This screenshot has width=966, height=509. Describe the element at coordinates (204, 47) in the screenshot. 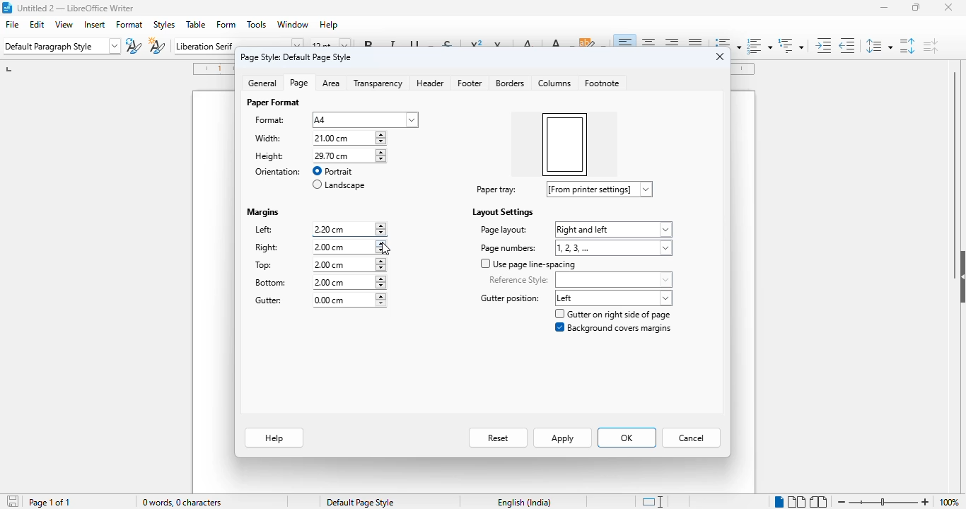

I see `font name` at that location.